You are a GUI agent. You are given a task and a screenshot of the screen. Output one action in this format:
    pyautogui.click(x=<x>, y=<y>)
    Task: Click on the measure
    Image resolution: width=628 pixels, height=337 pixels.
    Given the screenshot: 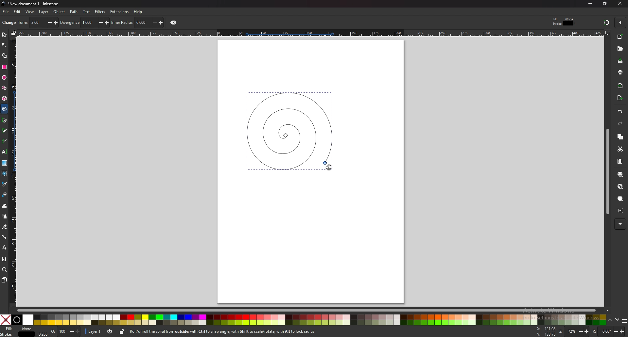 What is the action you would take?
    pyautogui.click(x=4, y=259)
    